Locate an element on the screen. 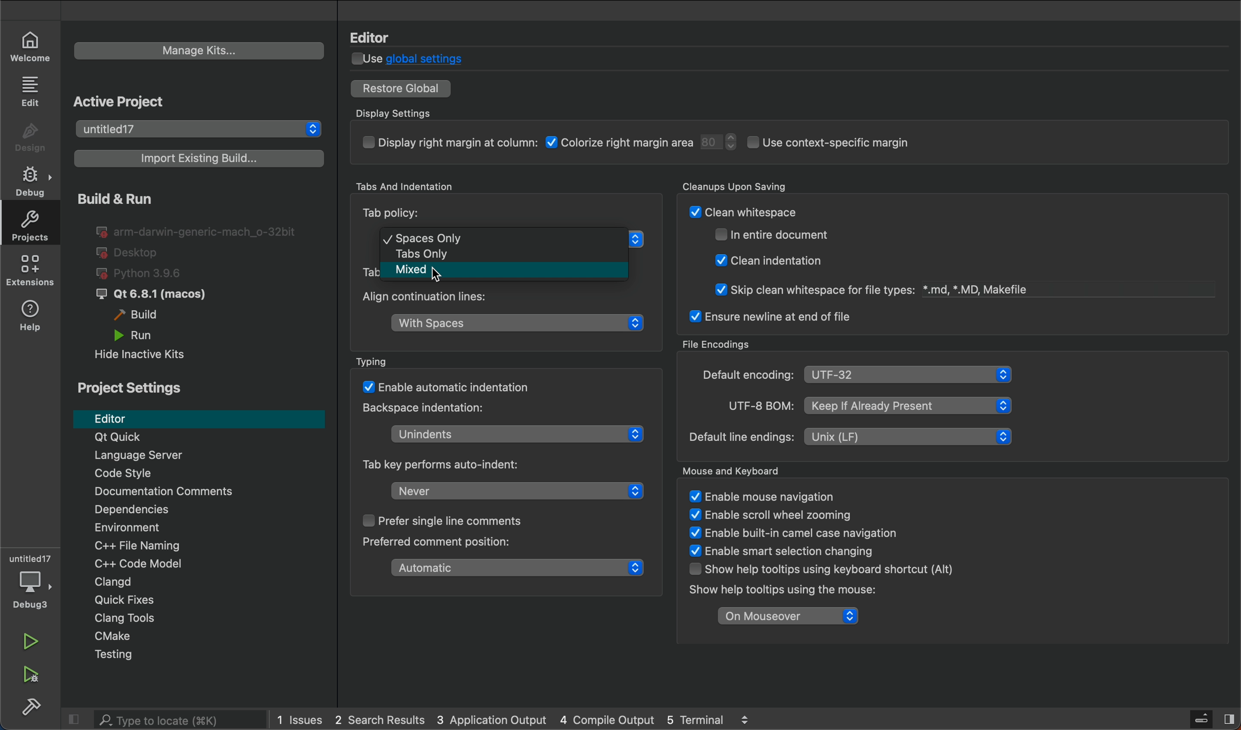 The image size is (1241, 730). unidentents is located at coordinates (507, 431).